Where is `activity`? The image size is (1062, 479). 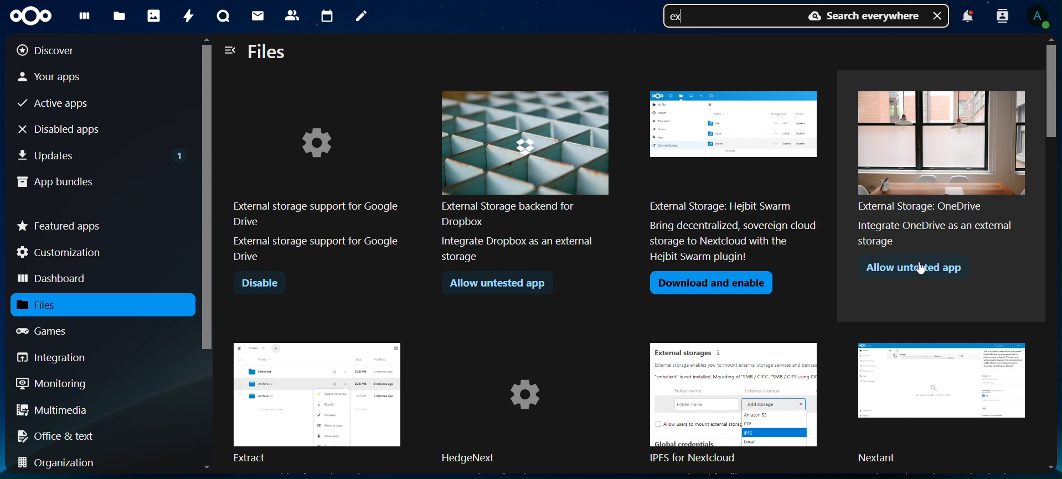 activity is located at coordinates (187, 16).